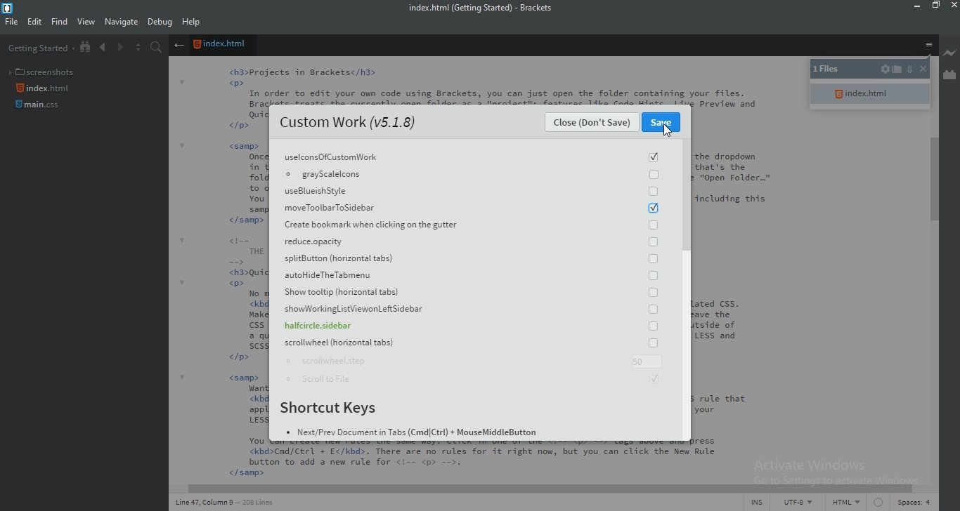 The width and height of the screenshot is (960, 511). What do you see at coordinates (885, 70) in the screenshot?
I see `settings` at bounding box center [885, 70].